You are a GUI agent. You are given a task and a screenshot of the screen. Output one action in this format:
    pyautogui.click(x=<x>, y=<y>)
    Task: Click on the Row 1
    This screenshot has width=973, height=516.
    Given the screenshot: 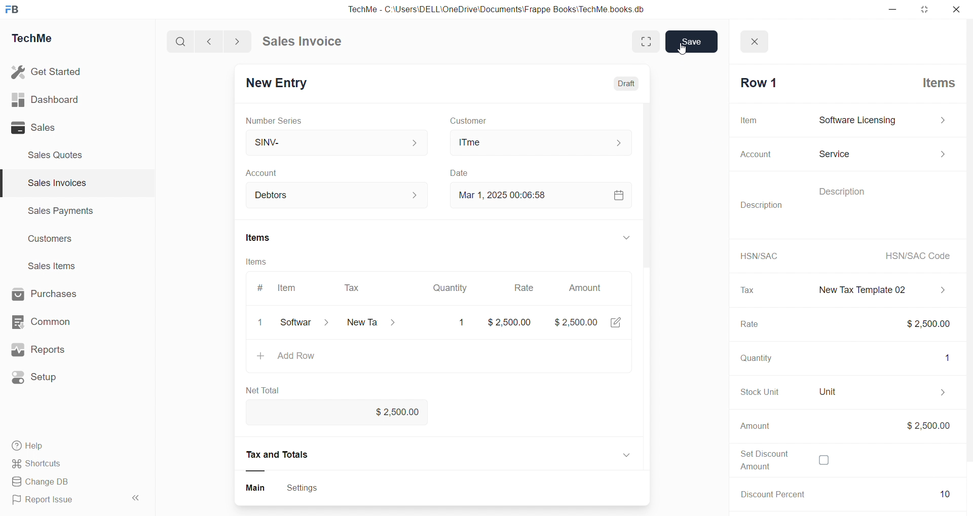 What is the action you would take?
    pyautogui.click(x=756, y=83)
    